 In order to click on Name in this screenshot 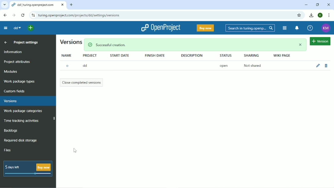, I will do `click(67, 55)`.